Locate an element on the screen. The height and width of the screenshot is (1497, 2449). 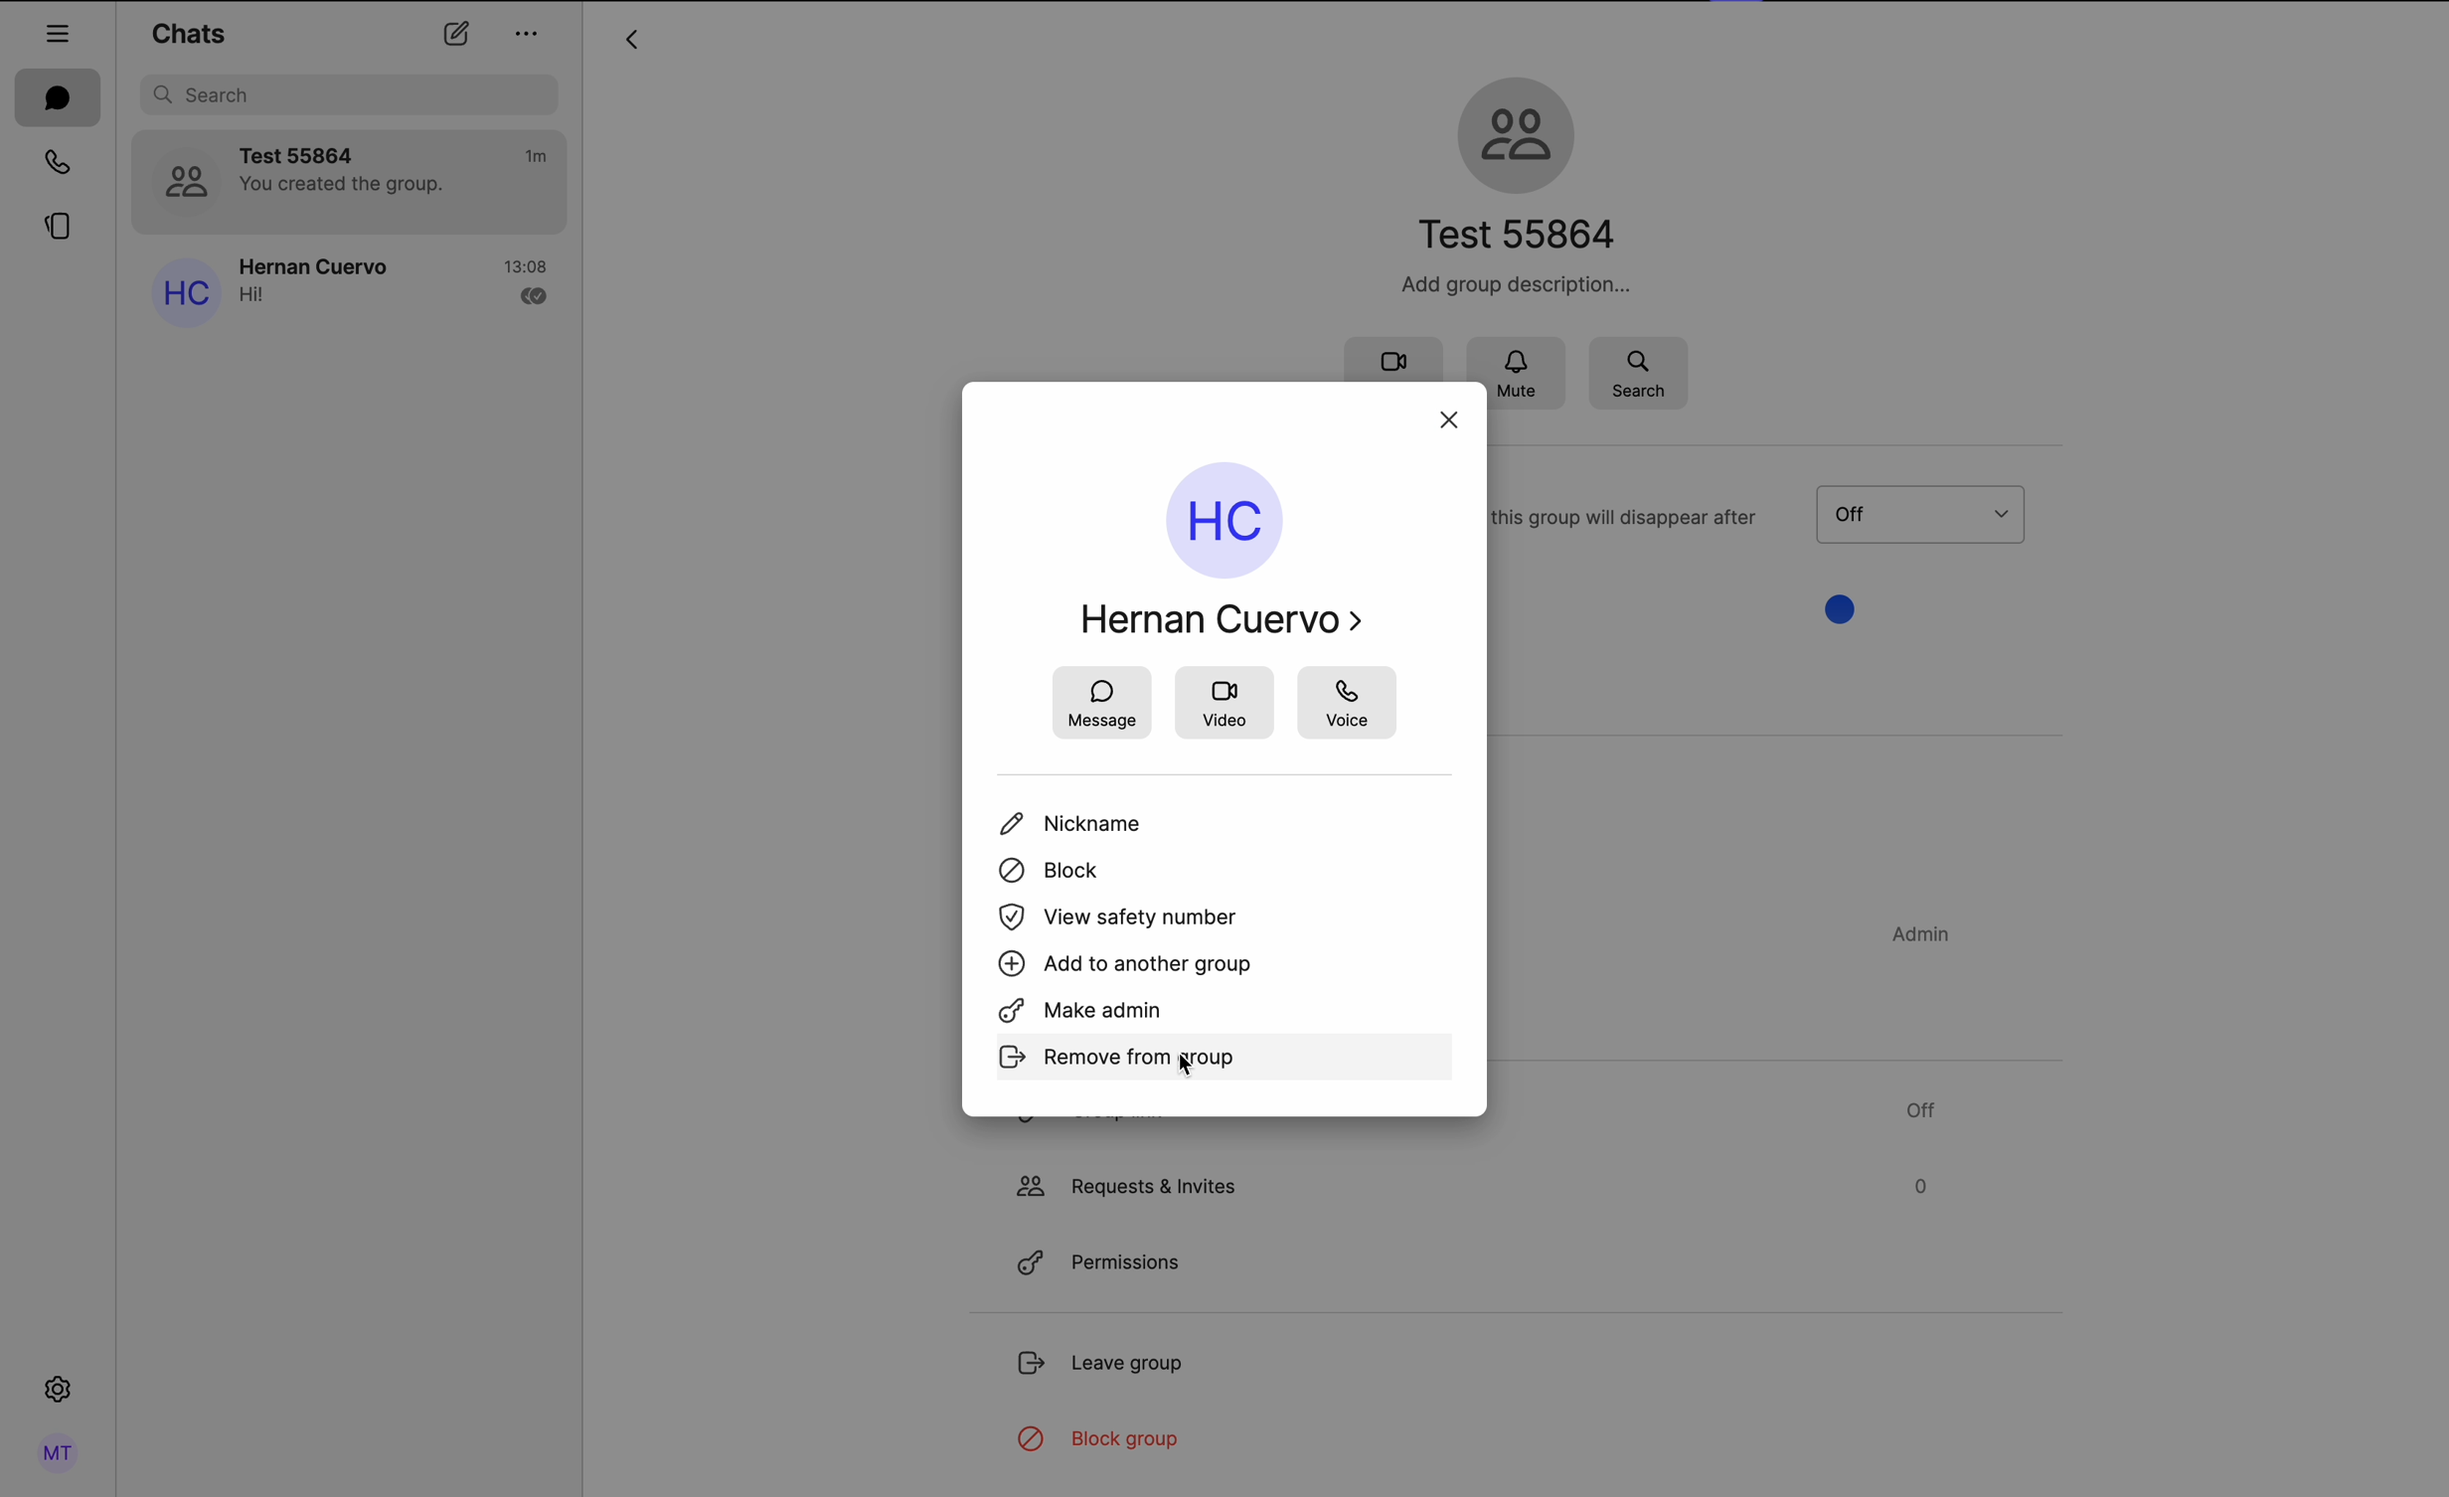
close is located at coordinates (1451, 421).